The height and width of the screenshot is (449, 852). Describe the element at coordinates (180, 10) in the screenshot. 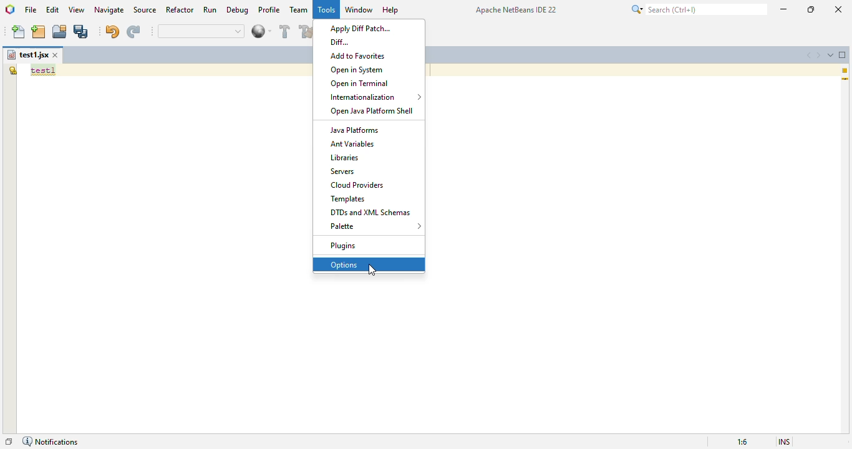

I see `refactor` at that location.